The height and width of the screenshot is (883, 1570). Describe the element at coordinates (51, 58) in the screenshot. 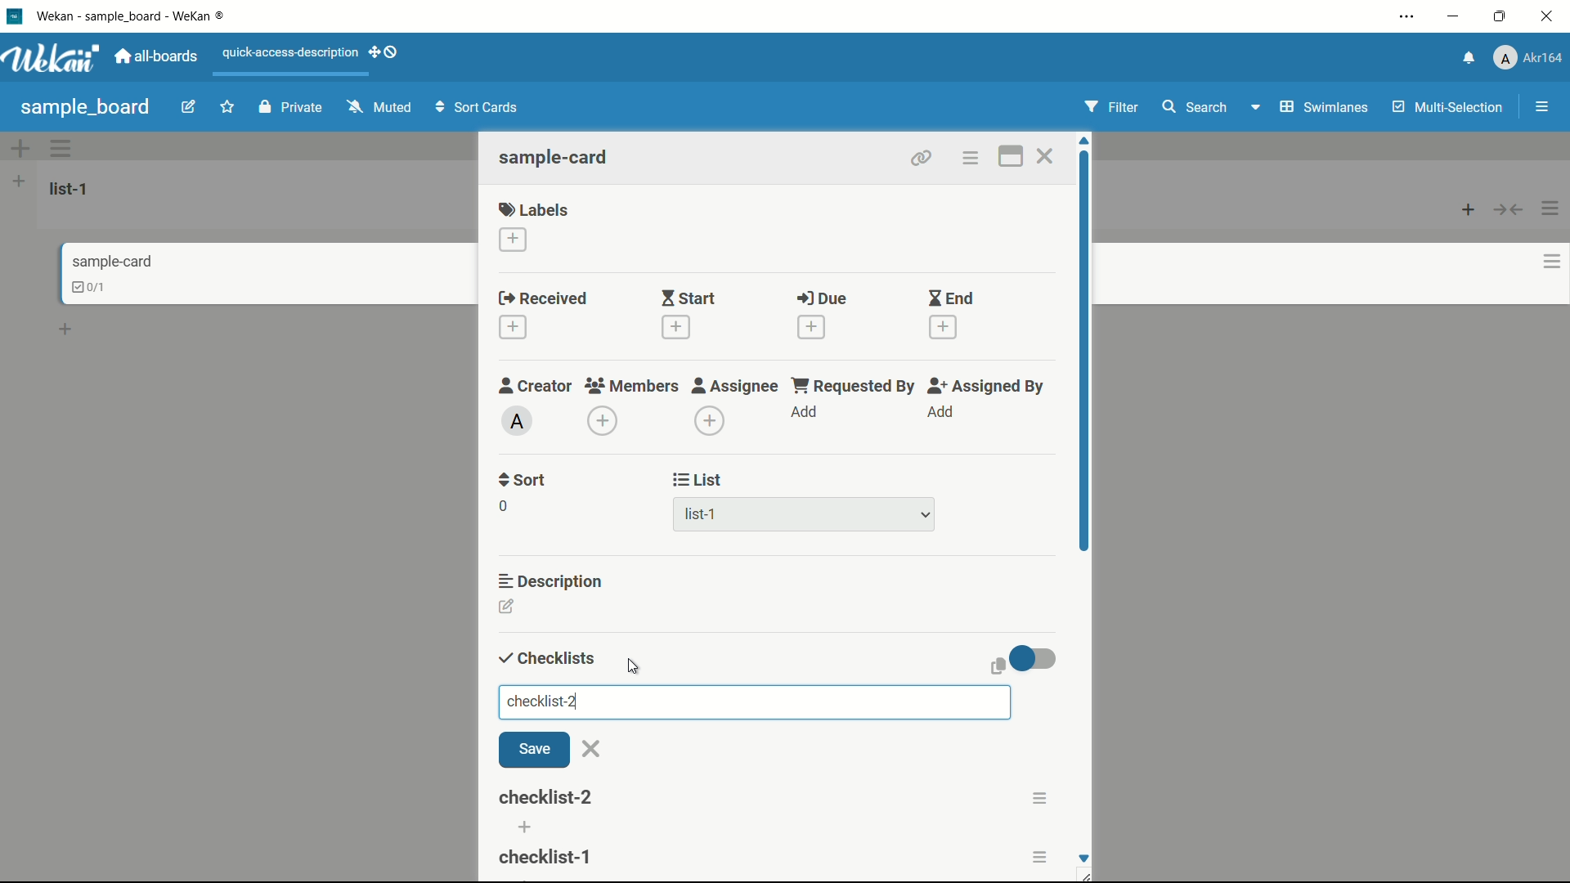

I see `app logo` at that location.